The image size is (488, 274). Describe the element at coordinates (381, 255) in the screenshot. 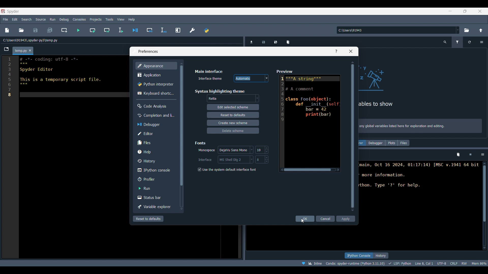

I see `History` at that location.